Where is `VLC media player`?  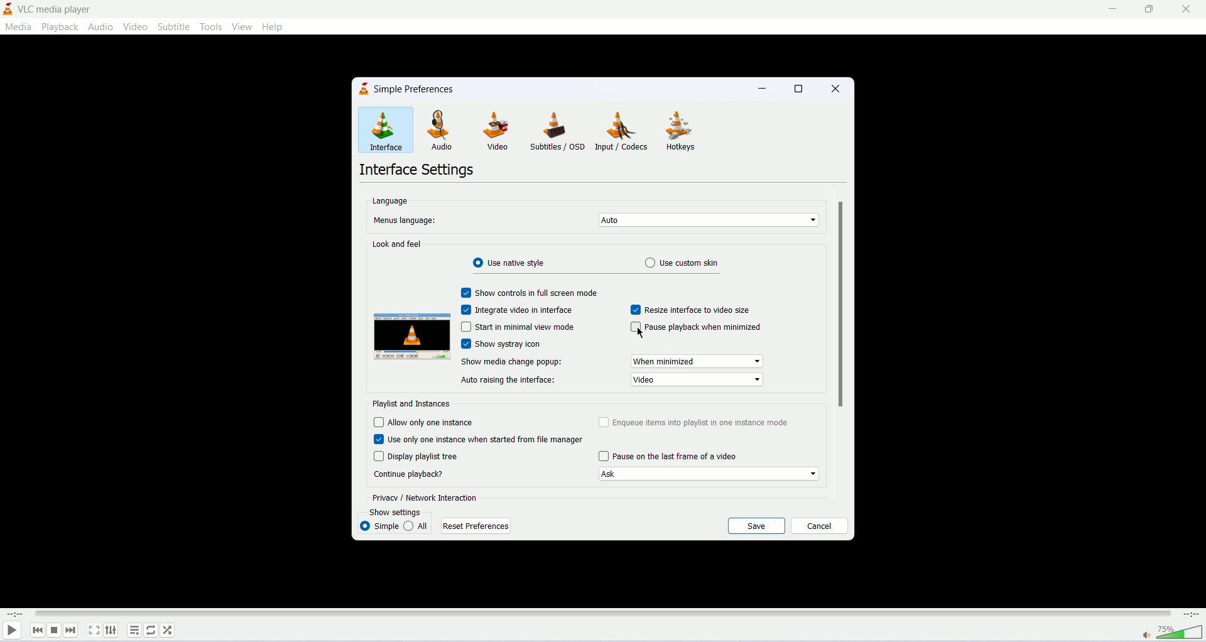 VLC media player is located at coordinates (56, 9).